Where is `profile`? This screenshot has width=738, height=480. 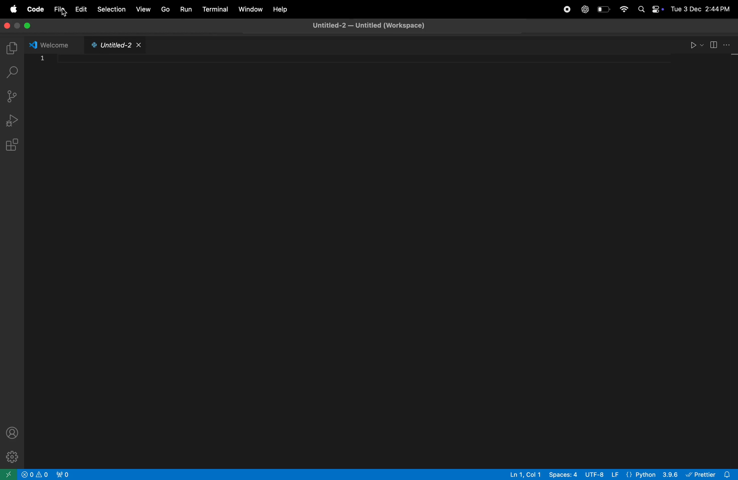 profile is located at coordinates (12, 432).